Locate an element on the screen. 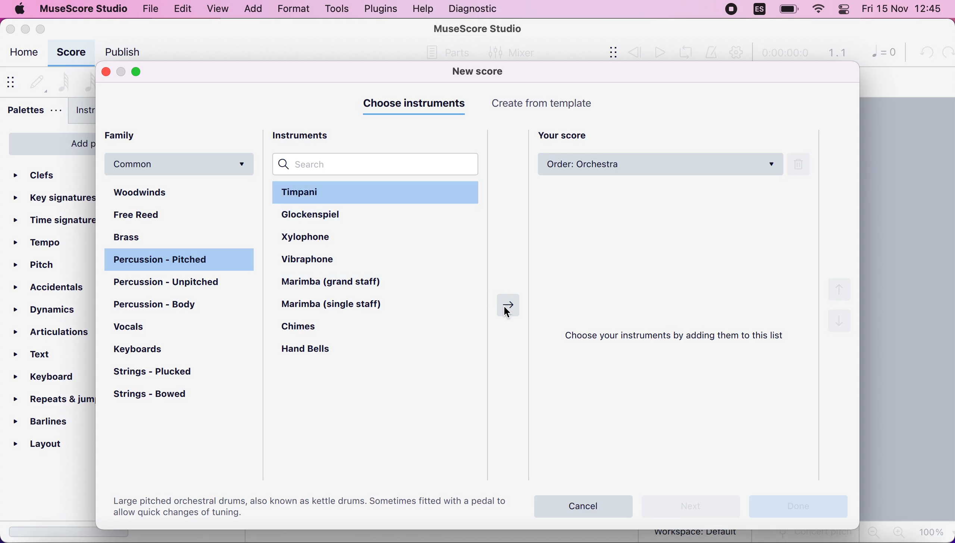 The width and height of the screenshot is (955, 543). marimba (grand staff) is located at coordinates (341, 283).